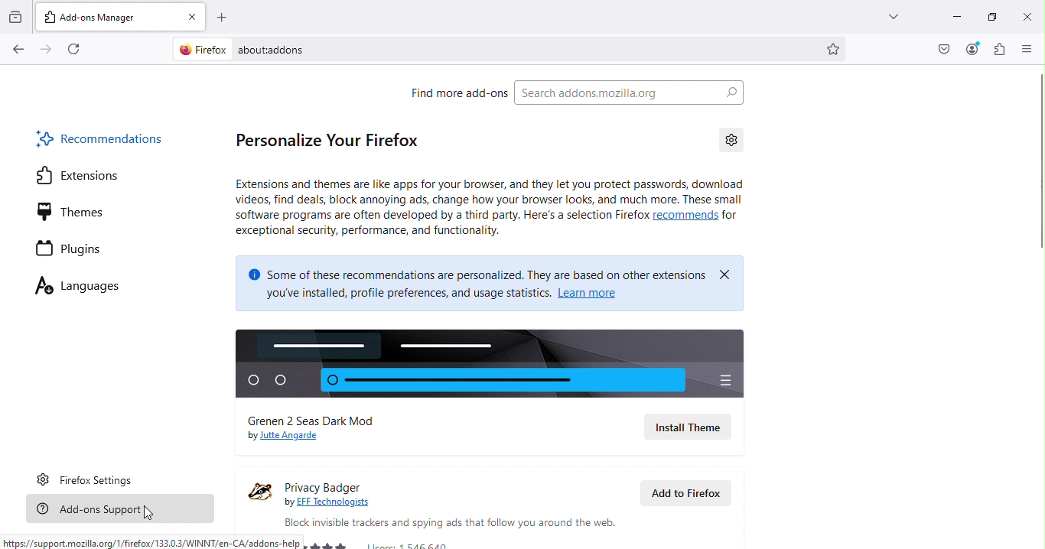 This screenshot has height=549, width=1045. Describe the element at coordinates (321, 142) in the screenshot. I see `Personalize your firefox` at that location.